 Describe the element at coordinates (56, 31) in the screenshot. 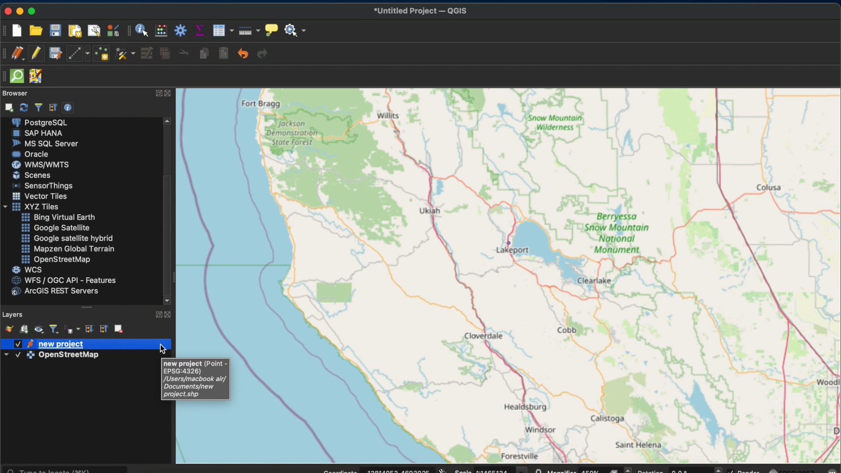

I see `save project` at that location.